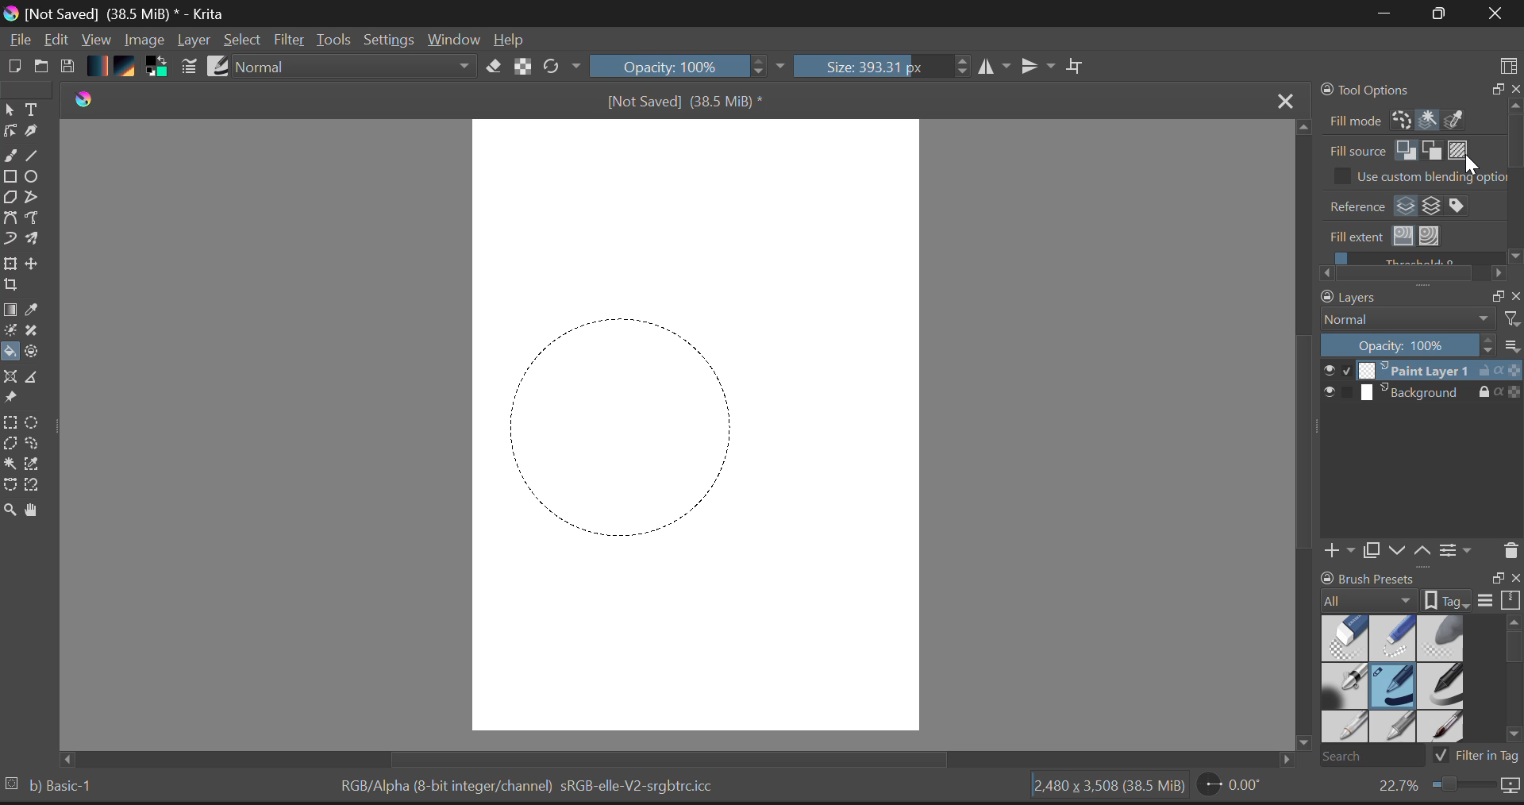 This screenshot has height=805, width=1524. What do you see at coordinates (10, 332) in the screenshot?
I see `Colorize Mask Tool` at bounding box center [10, 332].